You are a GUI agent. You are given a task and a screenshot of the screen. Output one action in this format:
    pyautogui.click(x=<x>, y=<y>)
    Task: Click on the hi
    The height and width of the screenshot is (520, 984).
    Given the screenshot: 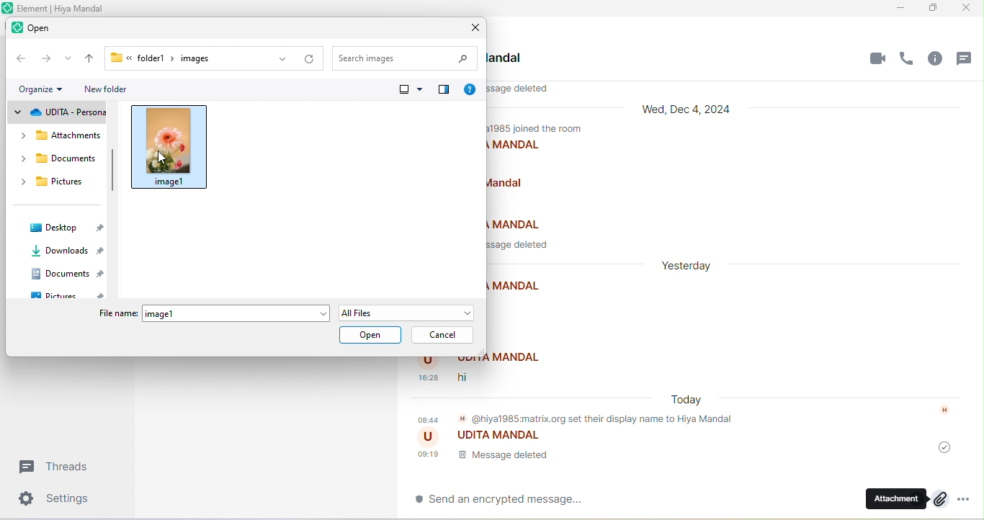 What is the action you would take?
    pyautogui.click(x=470, y=375)
    